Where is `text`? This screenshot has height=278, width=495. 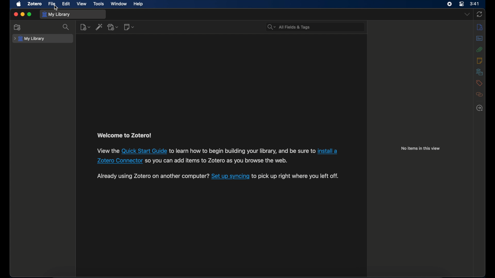
text is located at coordinates (216, 161).